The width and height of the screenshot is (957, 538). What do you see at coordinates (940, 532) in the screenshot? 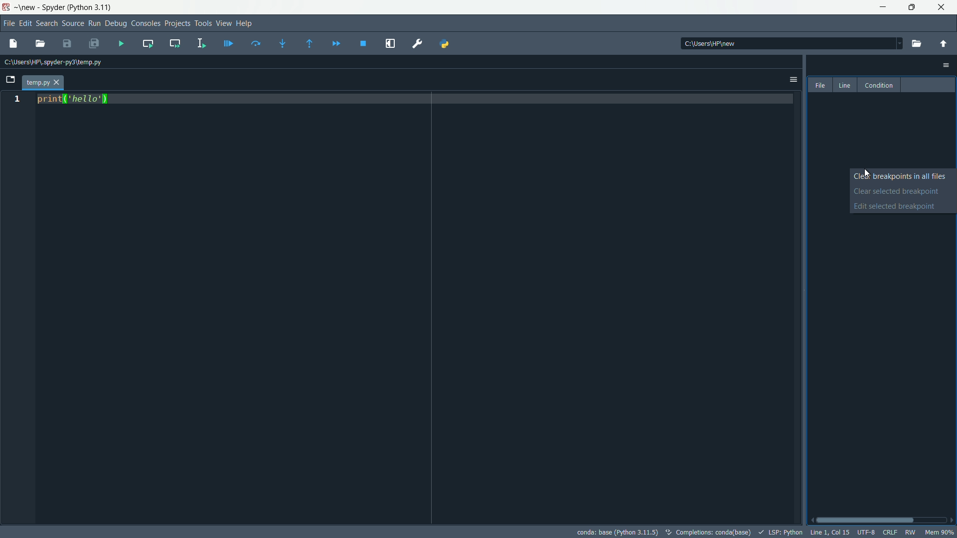
I see `memory usage` at bounding box center [940, 532].